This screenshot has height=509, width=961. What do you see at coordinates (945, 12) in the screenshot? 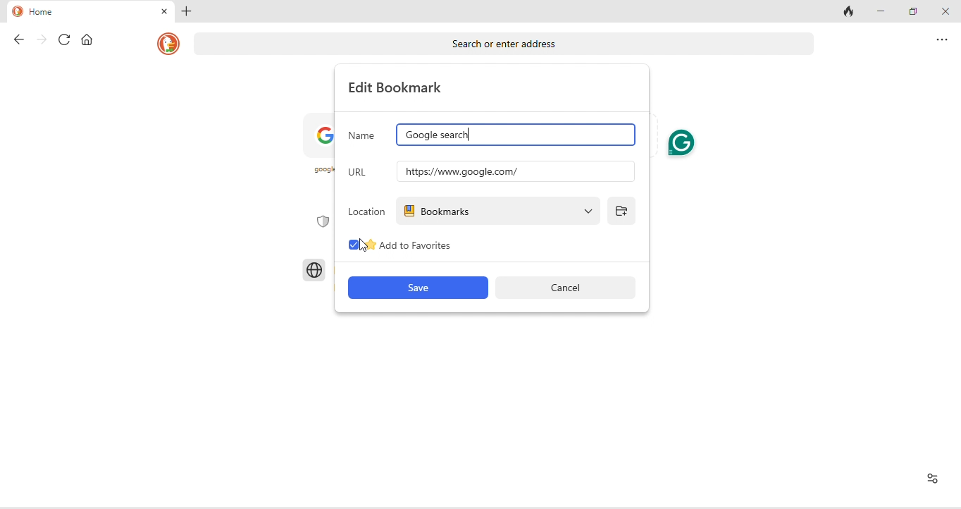
I see `close` at bounding box center [945, 12].